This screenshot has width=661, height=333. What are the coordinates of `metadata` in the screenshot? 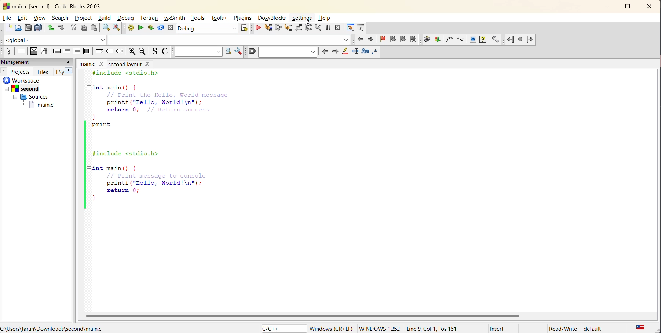 It's located at (331, 327).